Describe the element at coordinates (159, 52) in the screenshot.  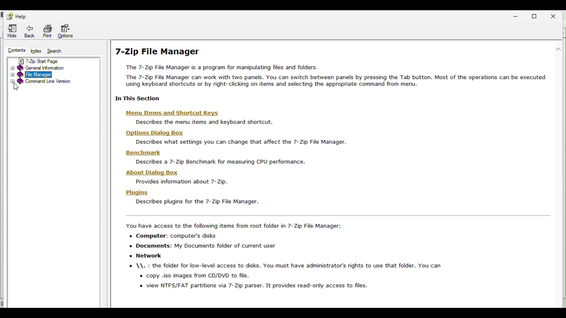
I see `7-Zip File Manager` at that location.